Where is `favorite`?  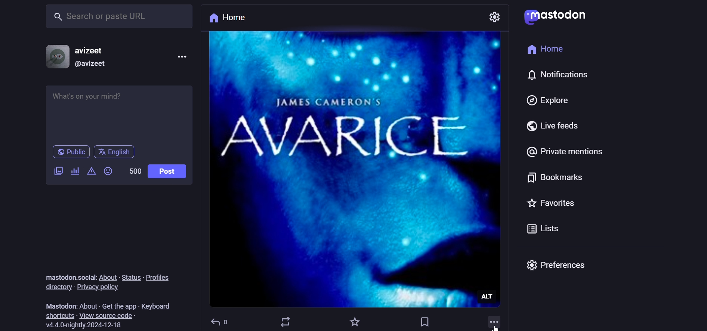
favorite is located at coordinates (353, 321).